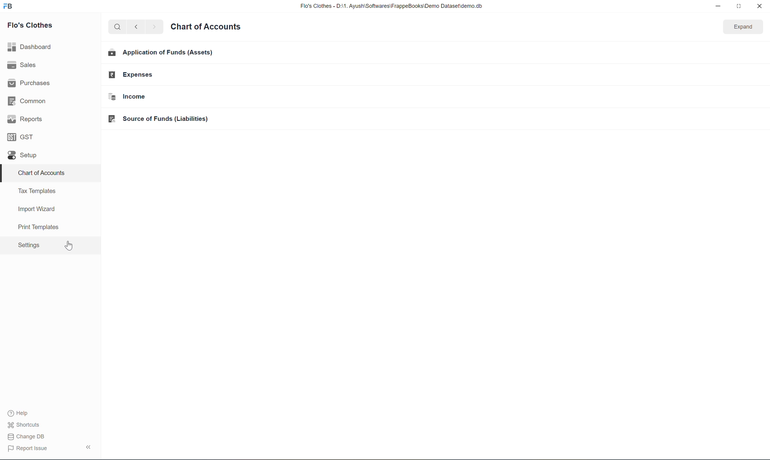 This screenshot has height=460, width=770. I want to click on backward, so click(137, 27).